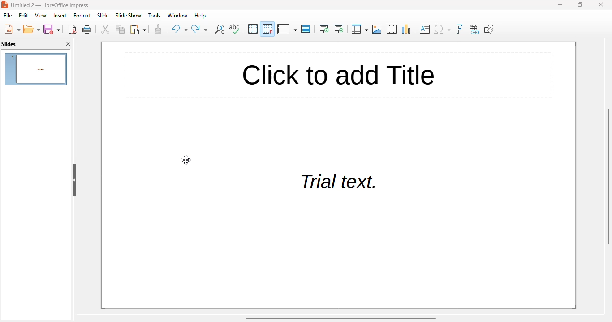  Describe the element at coordinates (52, 5) in the screenshot. I see `Untitled 2 — LibreOffice Impress` at that location.